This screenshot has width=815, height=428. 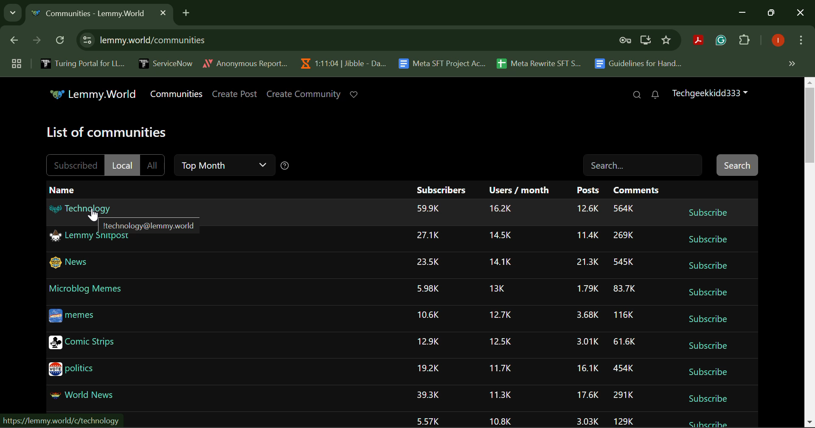 What do you see at coordinates (590, 190) in the screenshot?
I see `Posts Column Heading` at bounding box center [590, 190].